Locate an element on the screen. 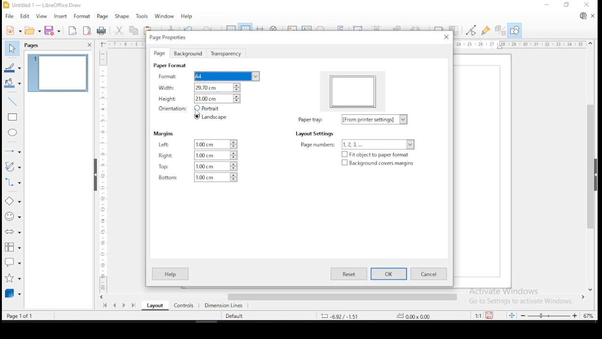 The image size is (602, 339). page 1 is located at coordinates (57, 73).